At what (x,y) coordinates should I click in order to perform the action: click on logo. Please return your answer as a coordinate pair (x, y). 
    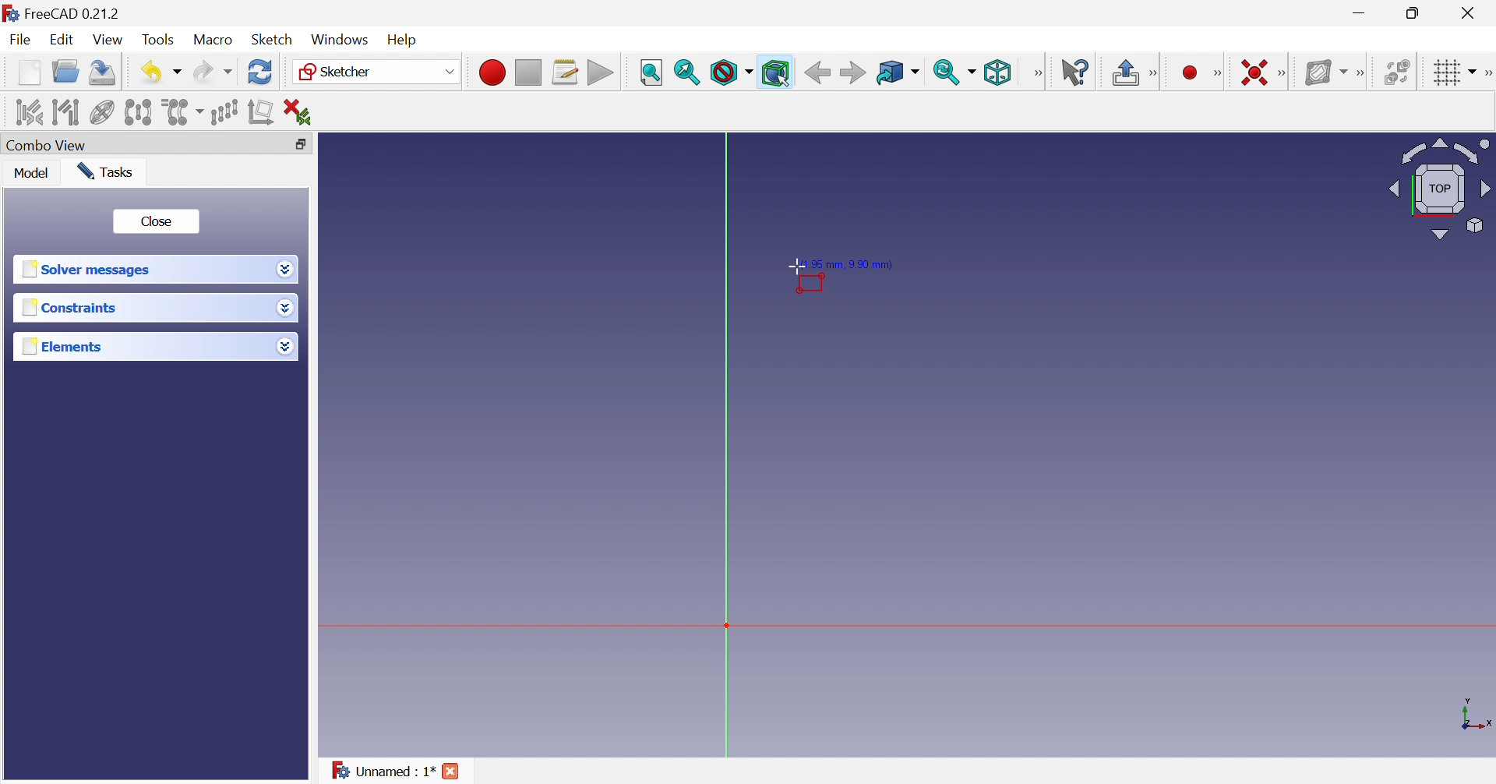
    Looking at the image, I should click on (10, 13).